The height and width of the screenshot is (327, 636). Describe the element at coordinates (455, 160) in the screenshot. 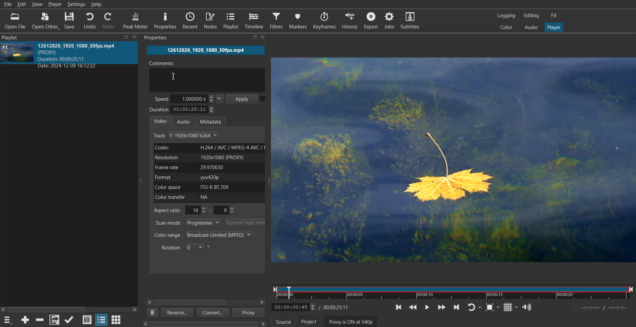

I see `Preview` at that location.